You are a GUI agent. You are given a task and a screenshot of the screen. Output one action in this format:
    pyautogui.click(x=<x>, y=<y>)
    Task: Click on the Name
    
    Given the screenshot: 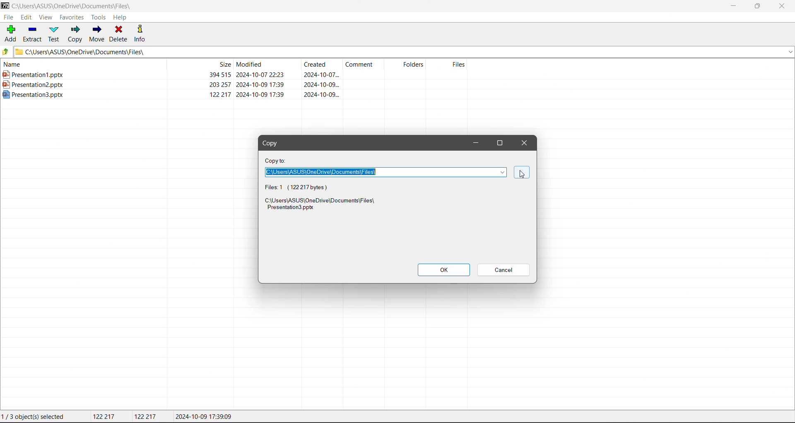 What is the action you would take?
    pyautogui.click(x=79, y=64)
    